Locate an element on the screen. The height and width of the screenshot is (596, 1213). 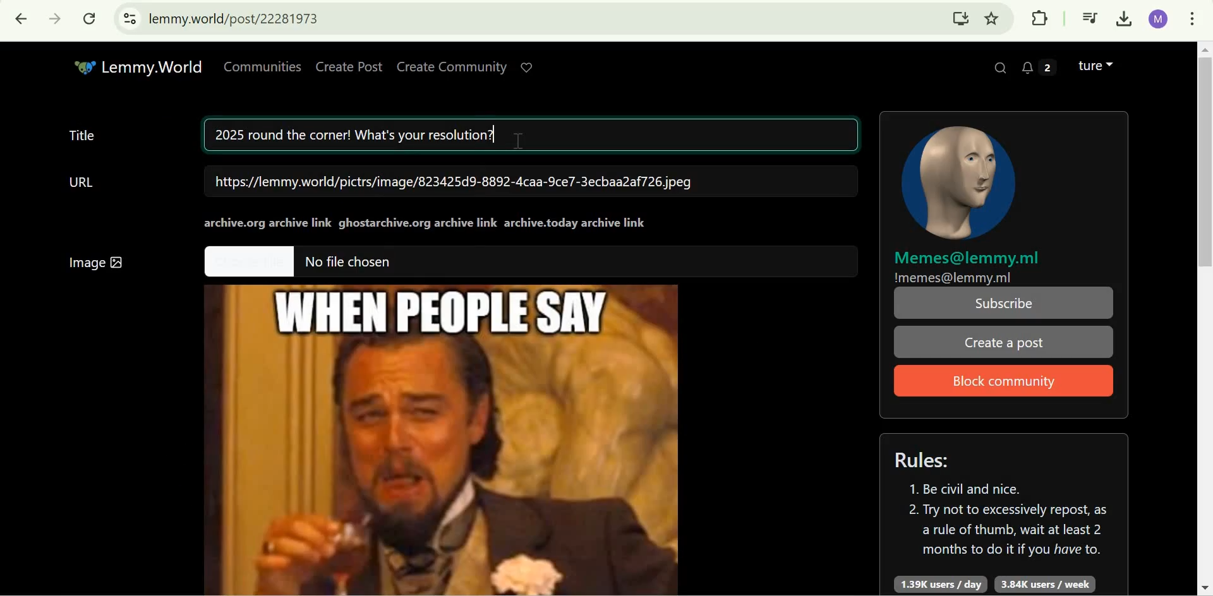
Downloads is located at coordinates (1126, 20).